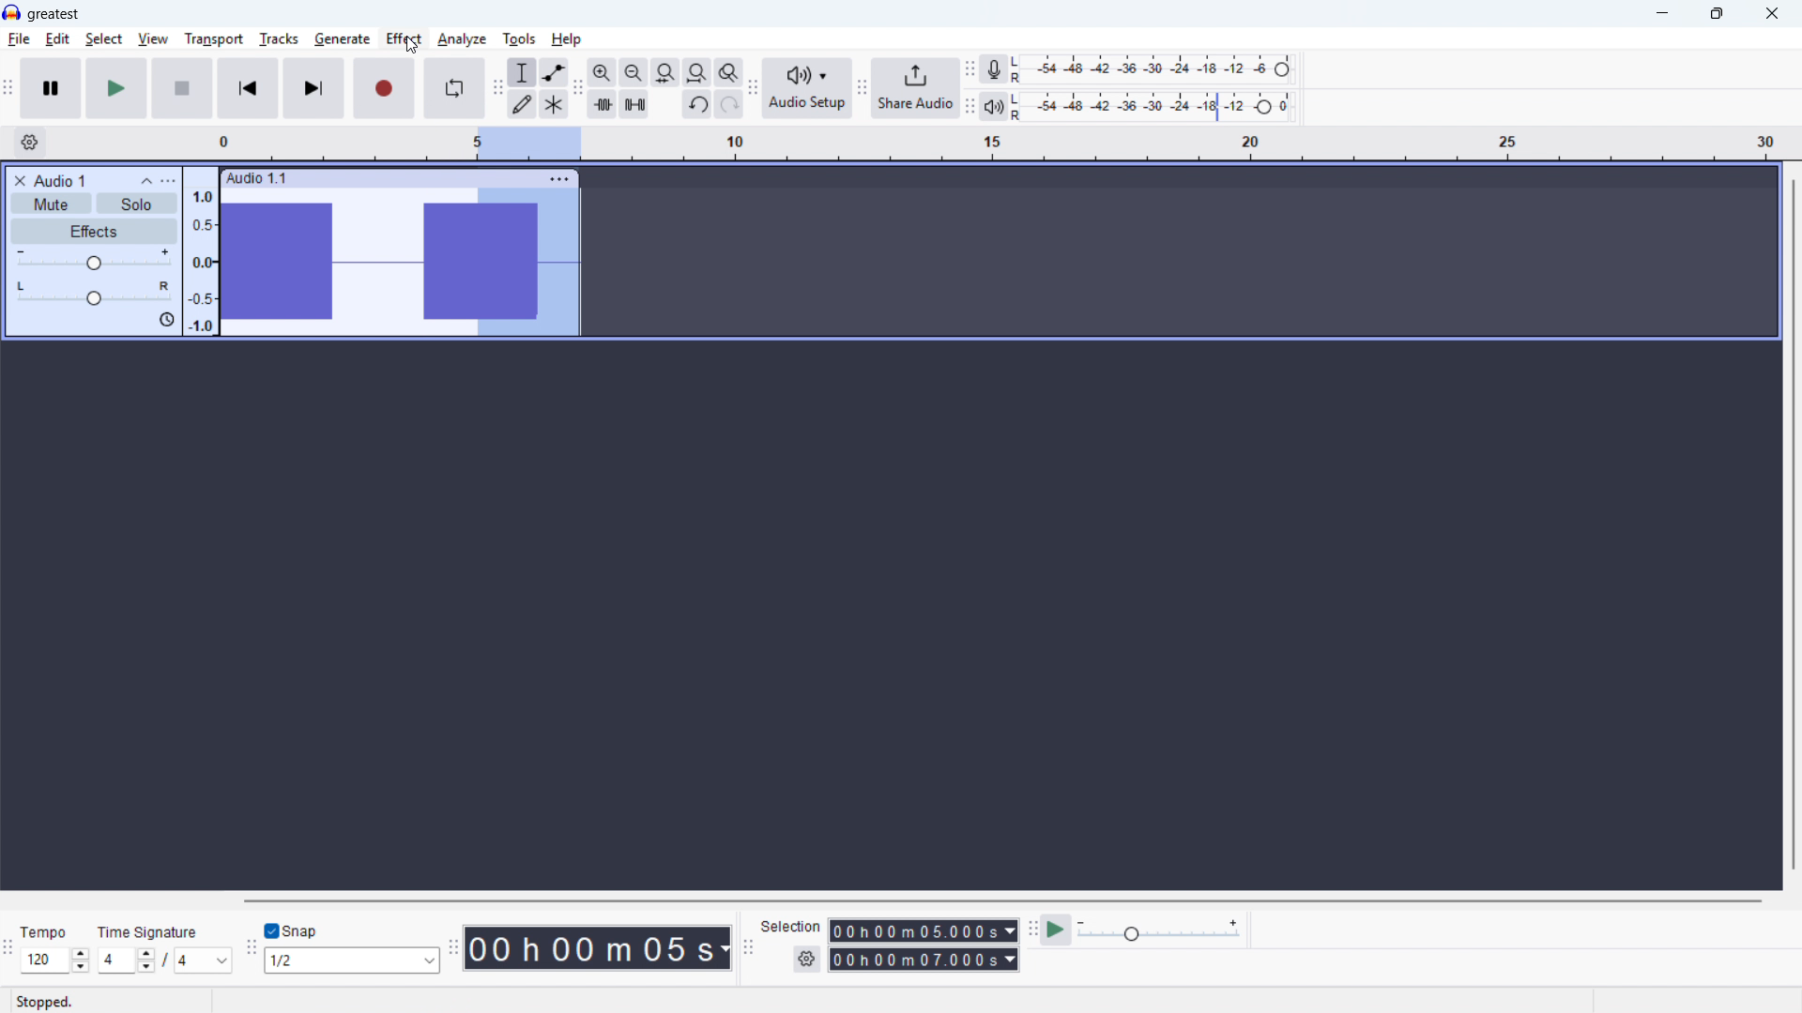 The height and width of the screenshot is (1013, 1802). Describe the element at coordinates (182, 88) in the screenshot. I see `stop ` at that location.